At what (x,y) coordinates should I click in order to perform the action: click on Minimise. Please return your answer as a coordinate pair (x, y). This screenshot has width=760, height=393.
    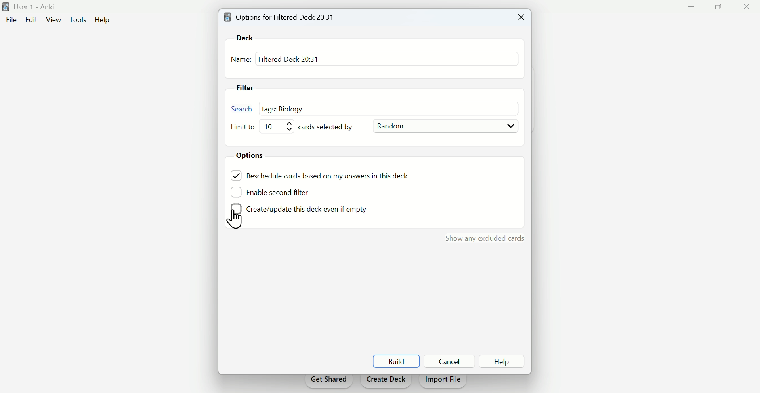
    Looking at the image, I should click on (689, 11).